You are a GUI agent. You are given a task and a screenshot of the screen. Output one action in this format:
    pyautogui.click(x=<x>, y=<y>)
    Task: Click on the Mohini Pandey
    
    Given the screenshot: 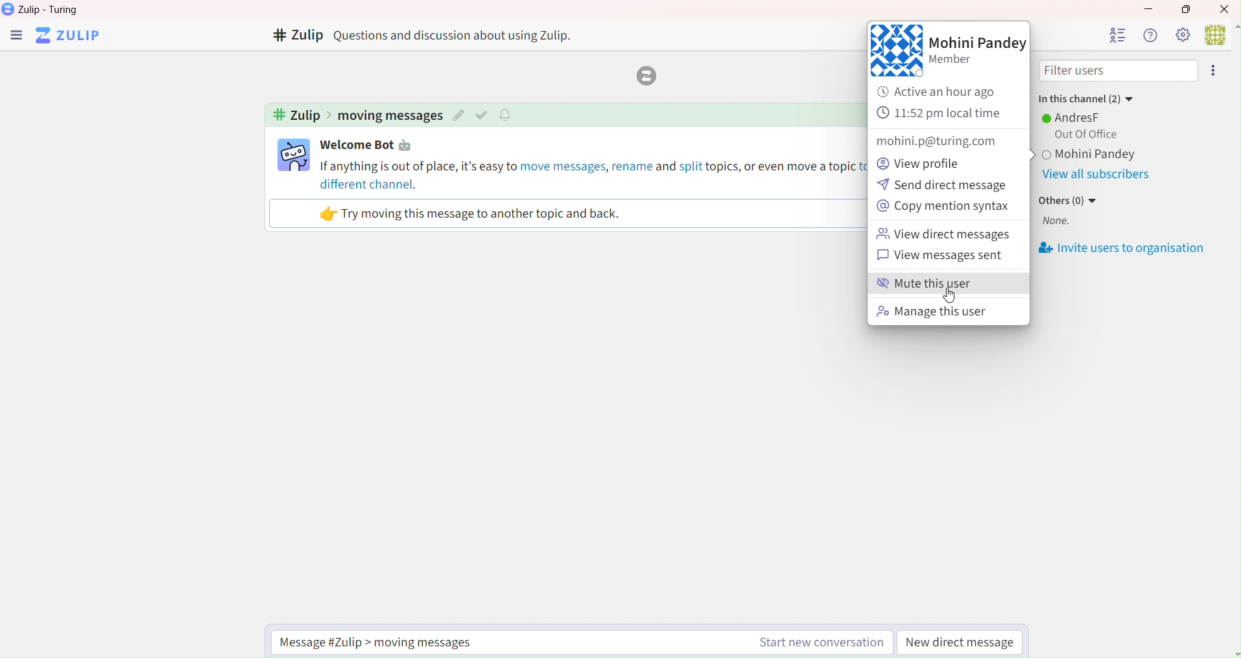 What is the action you would take?
    pyautogui.click(x=978, y=43)
    